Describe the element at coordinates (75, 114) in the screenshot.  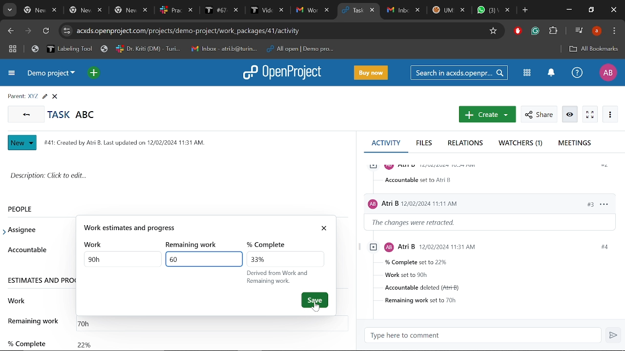
I see `Current task name` at that location.